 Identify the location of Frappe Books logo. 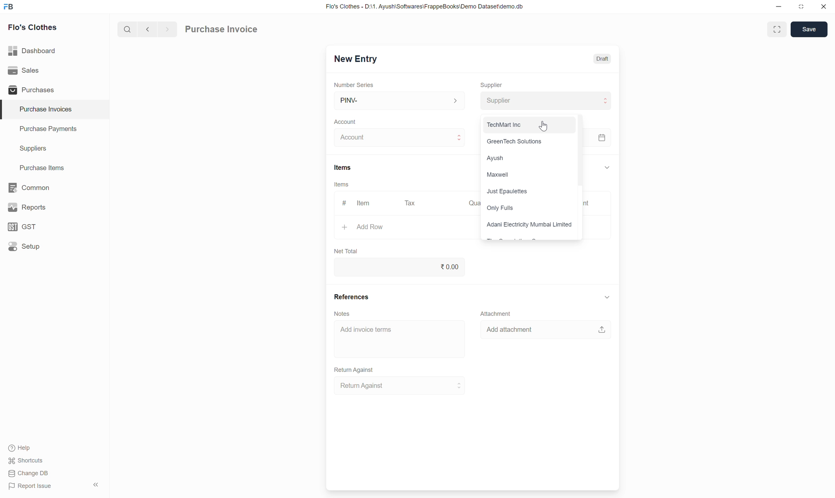
(8, 6).